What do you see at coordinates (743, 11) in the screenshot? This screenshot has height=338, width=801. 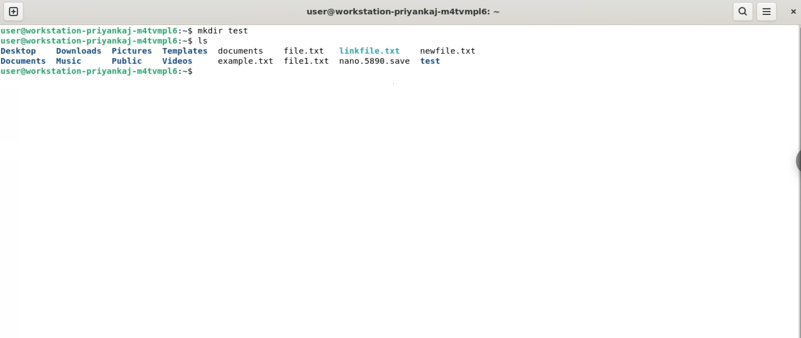 I see `search` at bounding box center [743, 11].